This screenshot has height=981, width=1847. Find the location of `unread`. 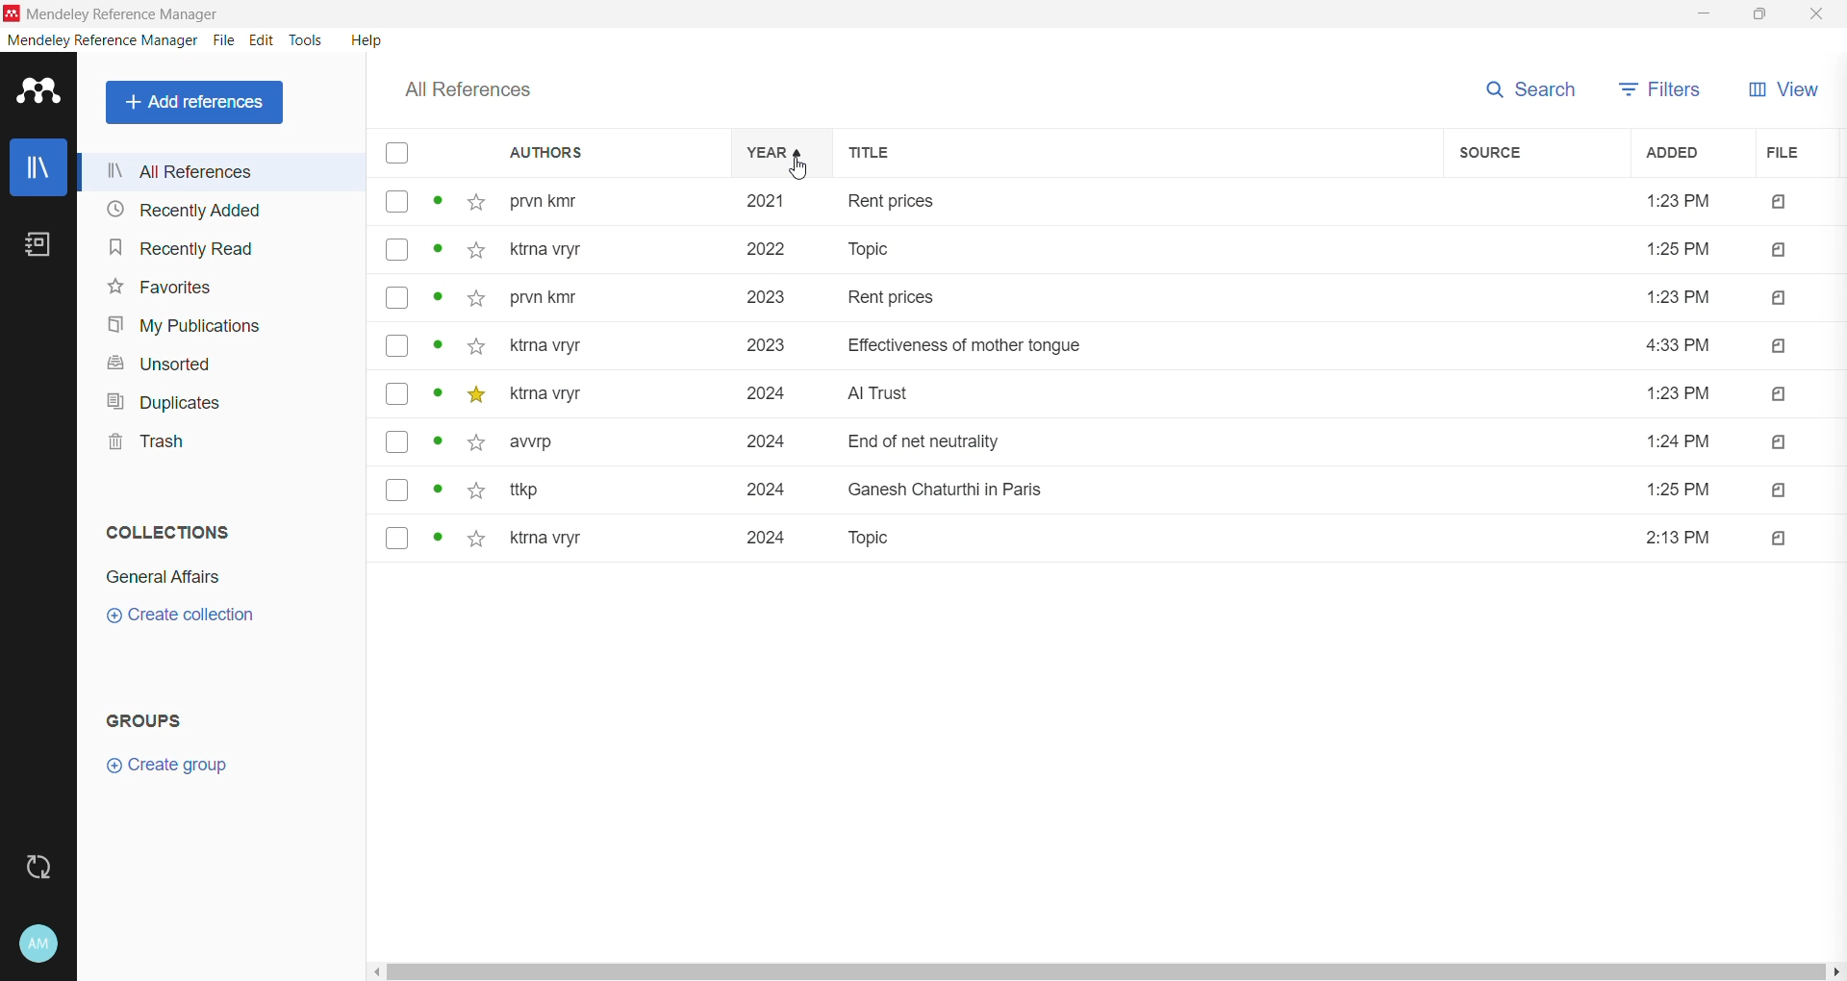

unread is located at coordinates (439, 391).